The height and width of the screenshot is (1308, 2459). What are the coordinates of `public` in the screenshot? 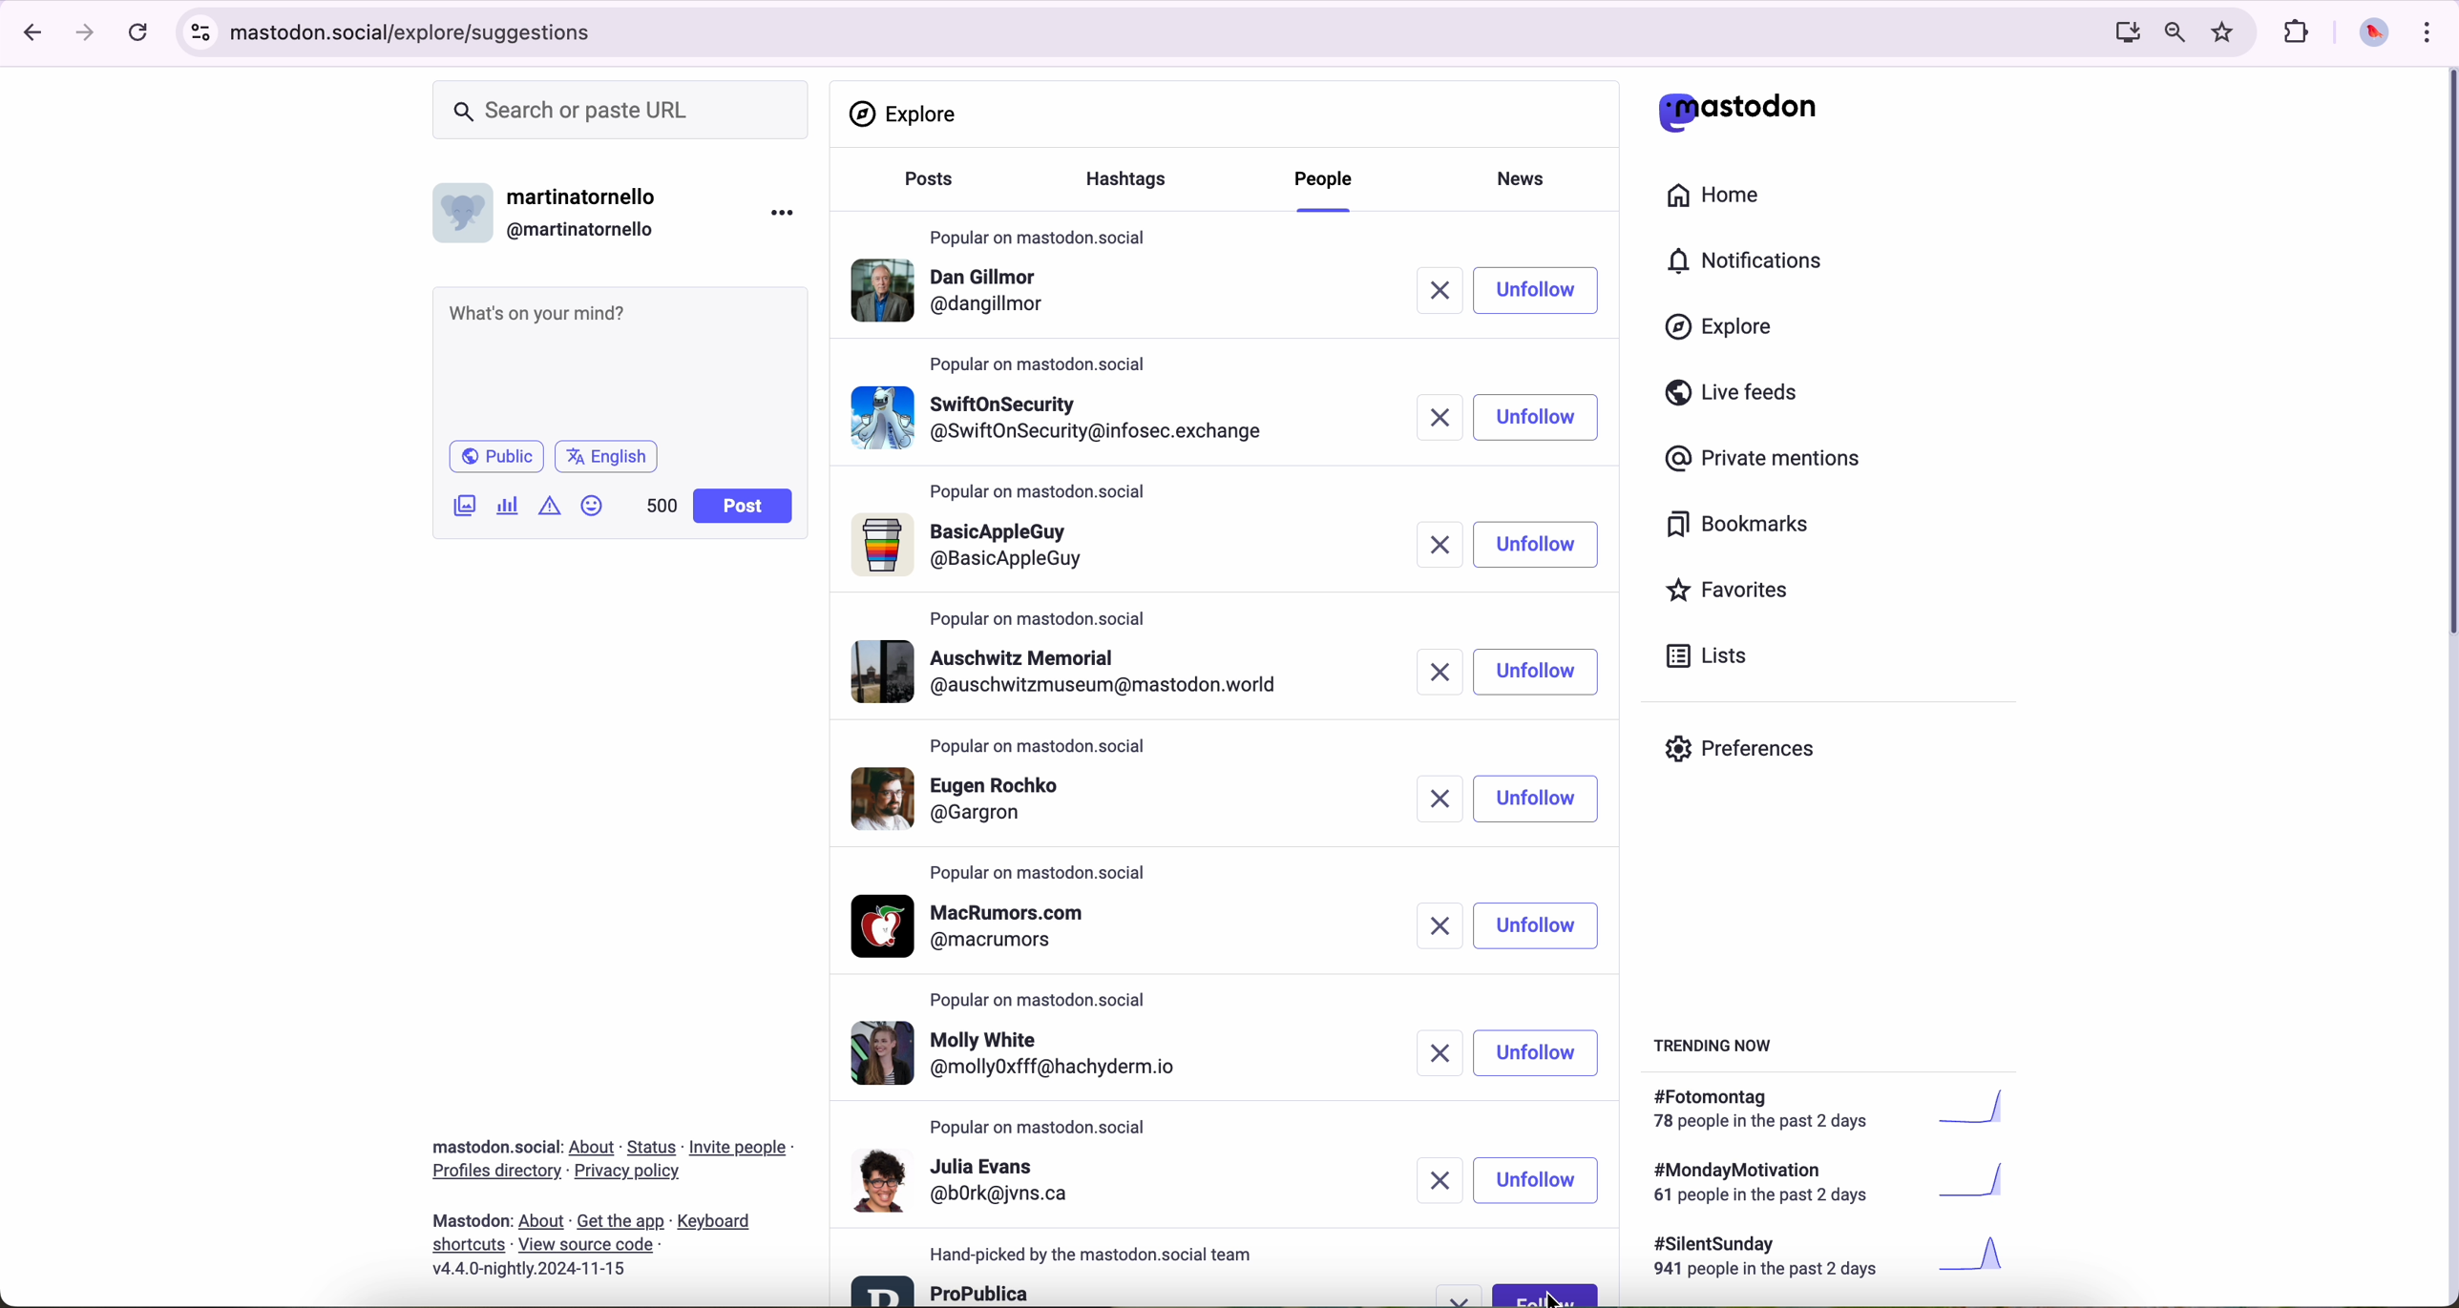 It's located at (494, 456).